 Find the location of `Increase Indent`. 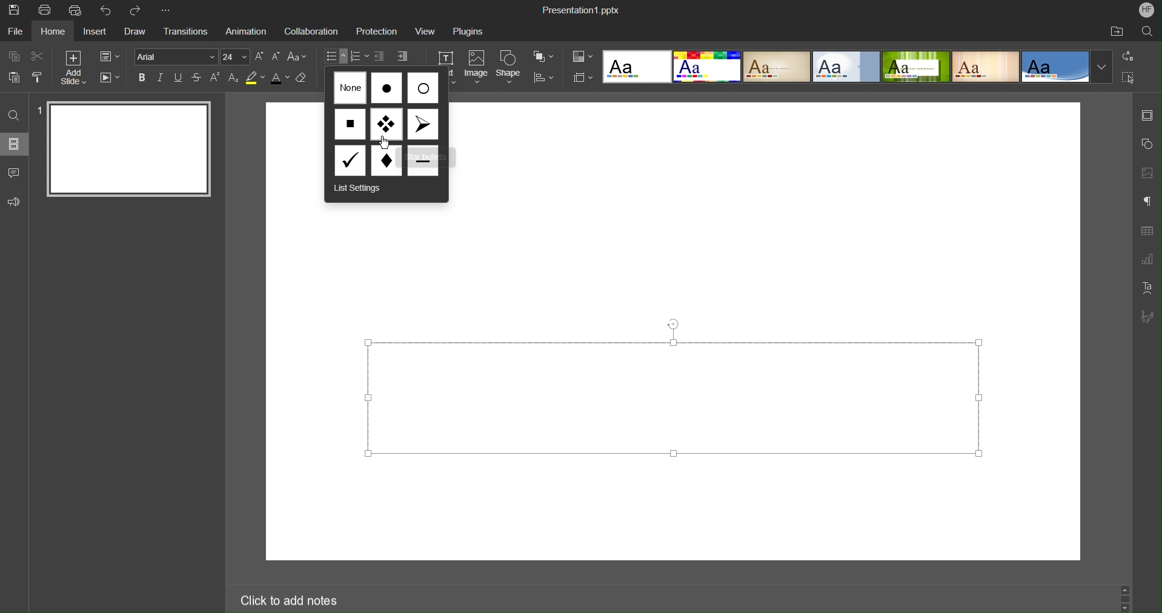

Increase Indent is located at coordinates (379, 56).